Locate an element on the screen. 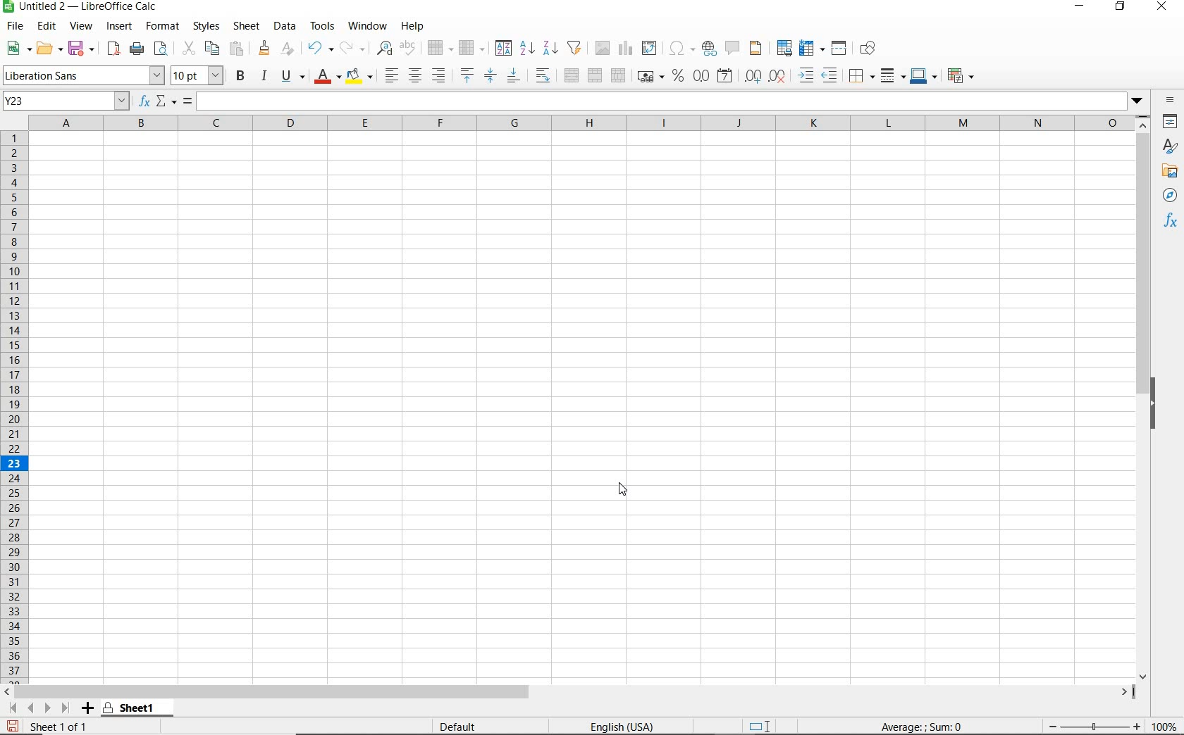 The image size is (1184, 735). ITALIC is located at coordinates (265, 77).